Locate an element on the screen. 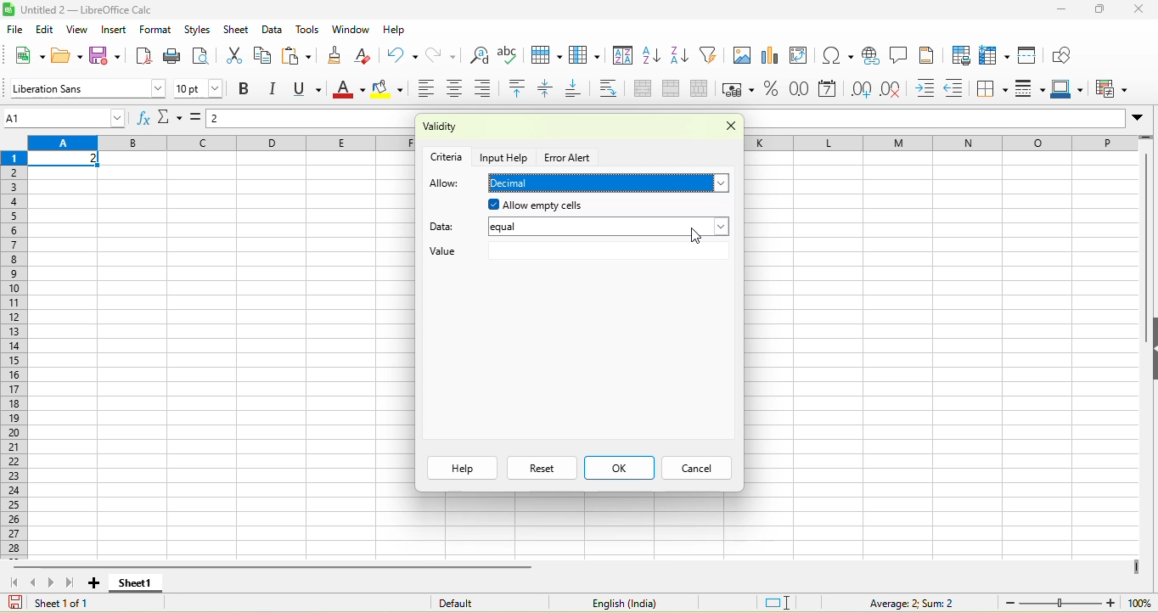 The width and height of the screenshot is (1158, 613). italics is located at coordinates (277, 89).